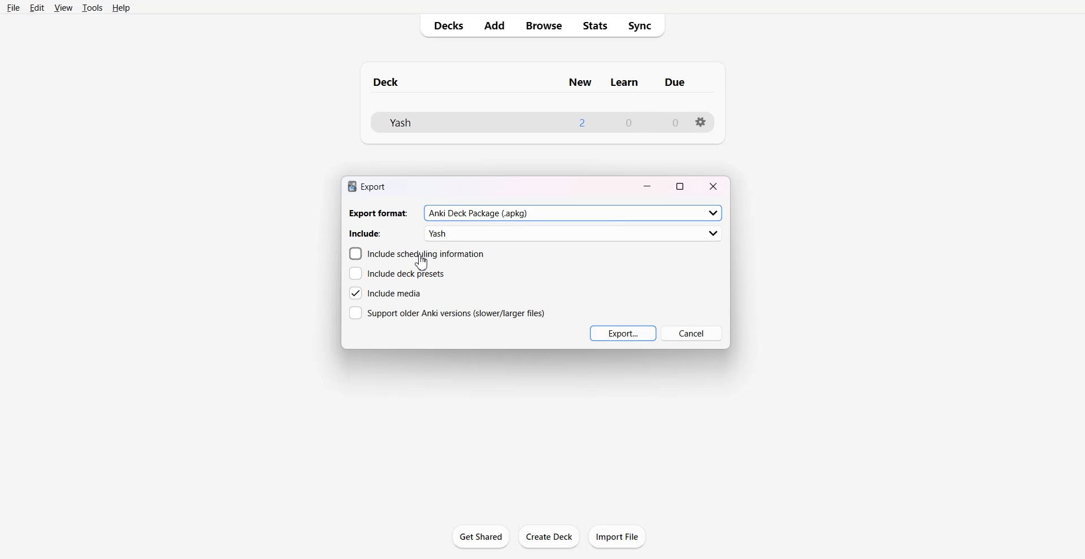  I want to click on Include deck presets, so click(397, 274).